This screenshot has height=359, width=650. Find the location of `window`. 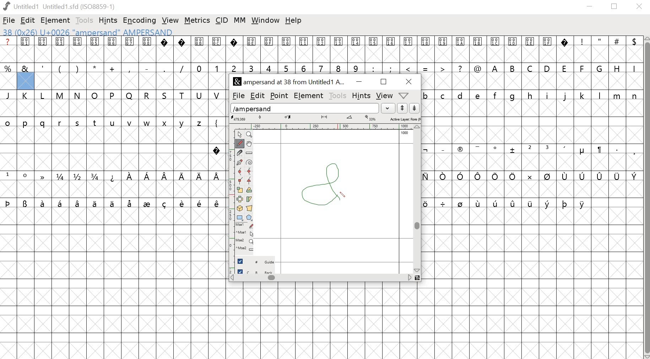

window is located at coordinates (265, 21).